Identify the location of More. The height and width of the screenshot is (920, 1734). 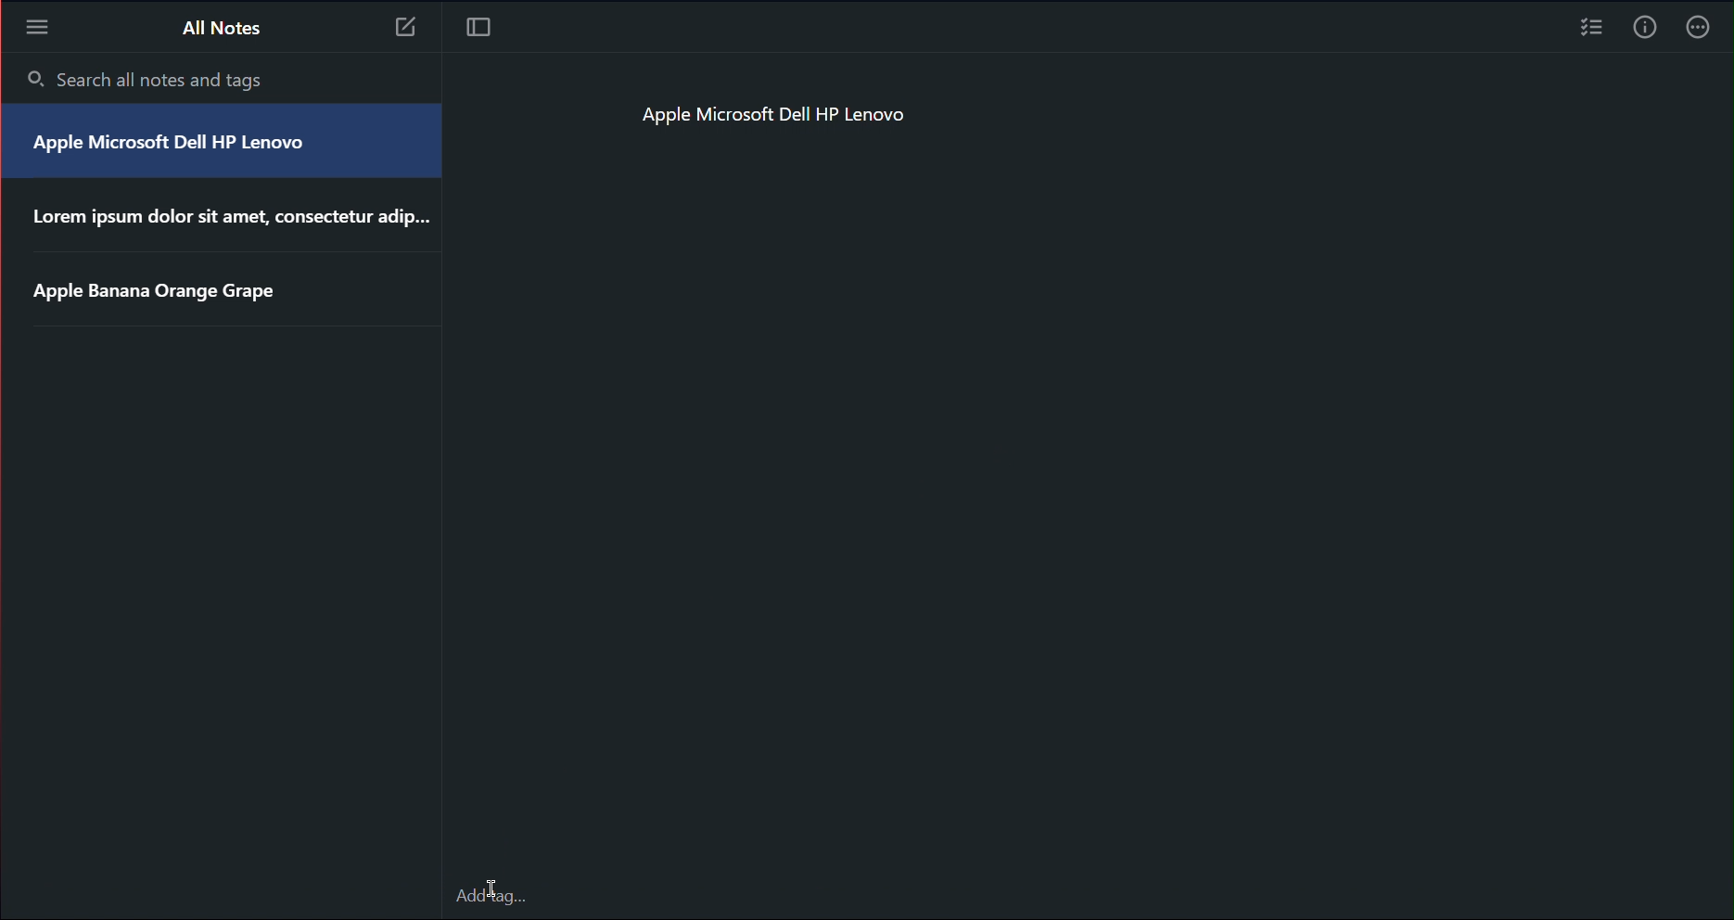
(1702, 31).